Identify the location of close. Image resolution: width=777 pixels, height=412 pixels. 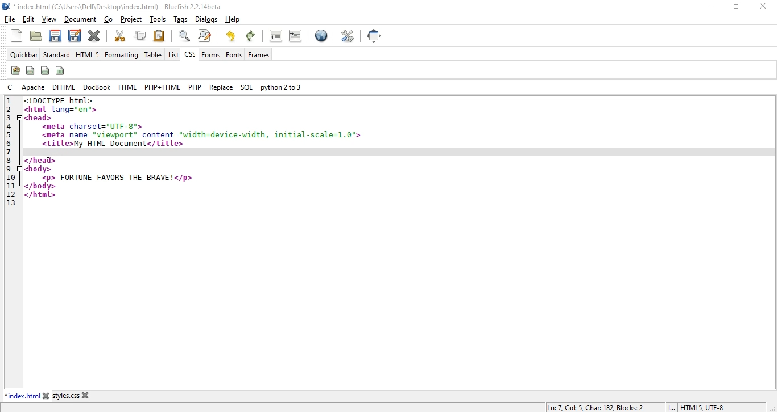
(46, 396).